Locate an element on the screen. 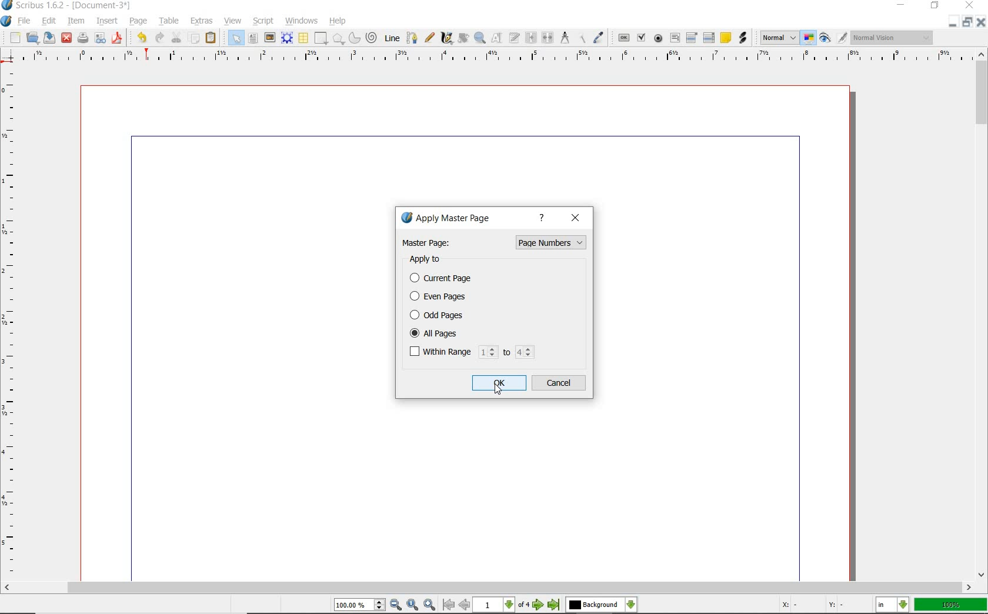 This screenshot has height=614, width=988. select is located at coordinates (235, 38).